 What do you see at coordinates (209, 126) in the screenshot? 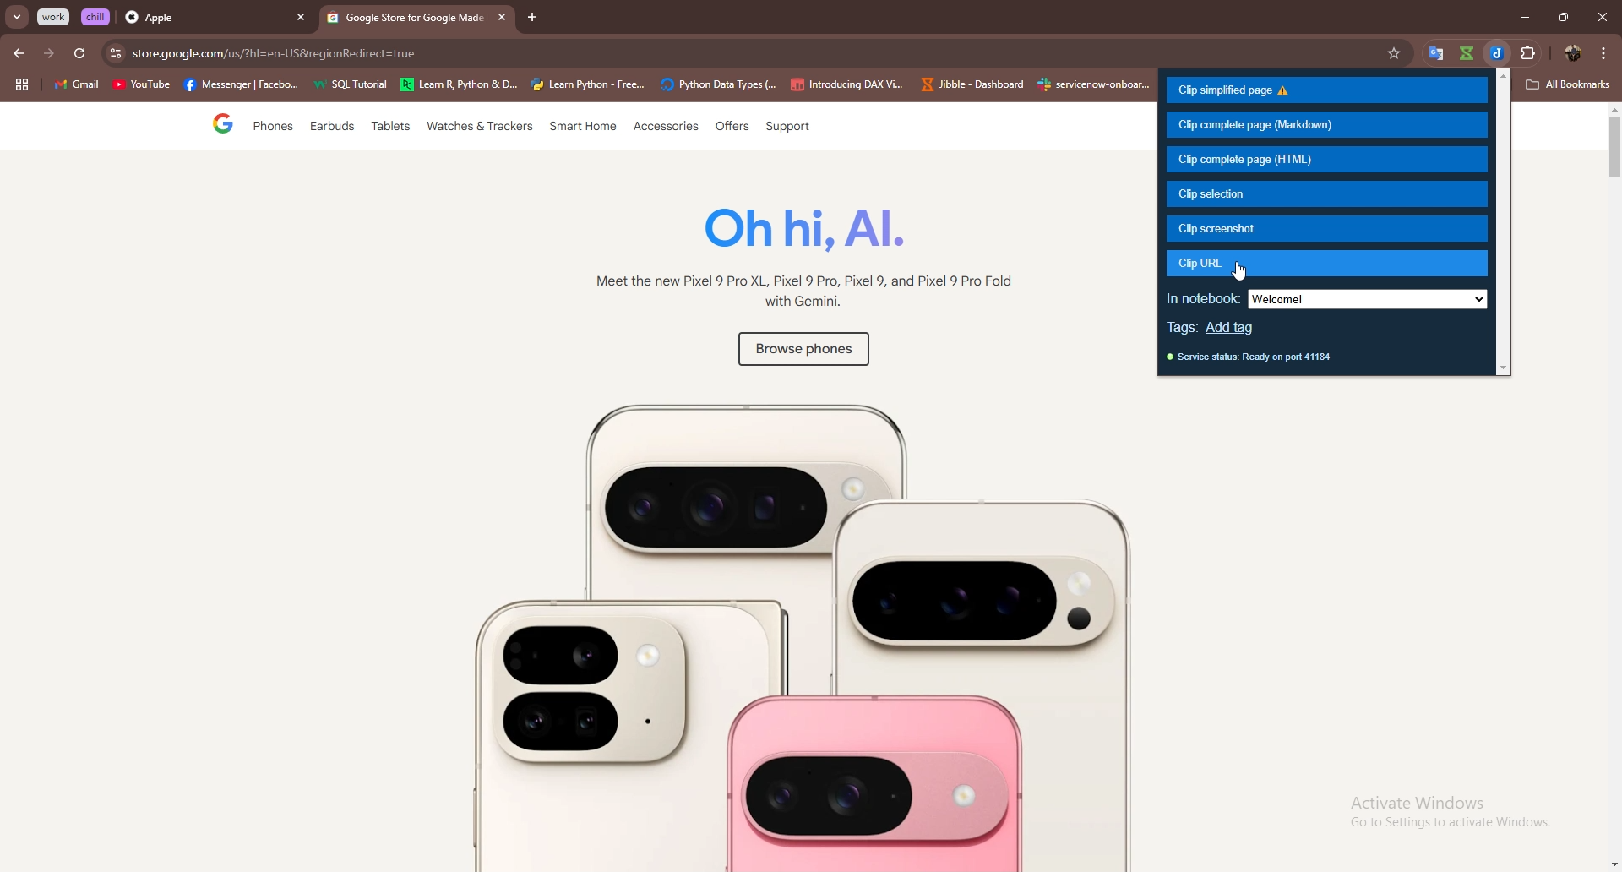
I see `Google page` at bounding box center [209, 126].